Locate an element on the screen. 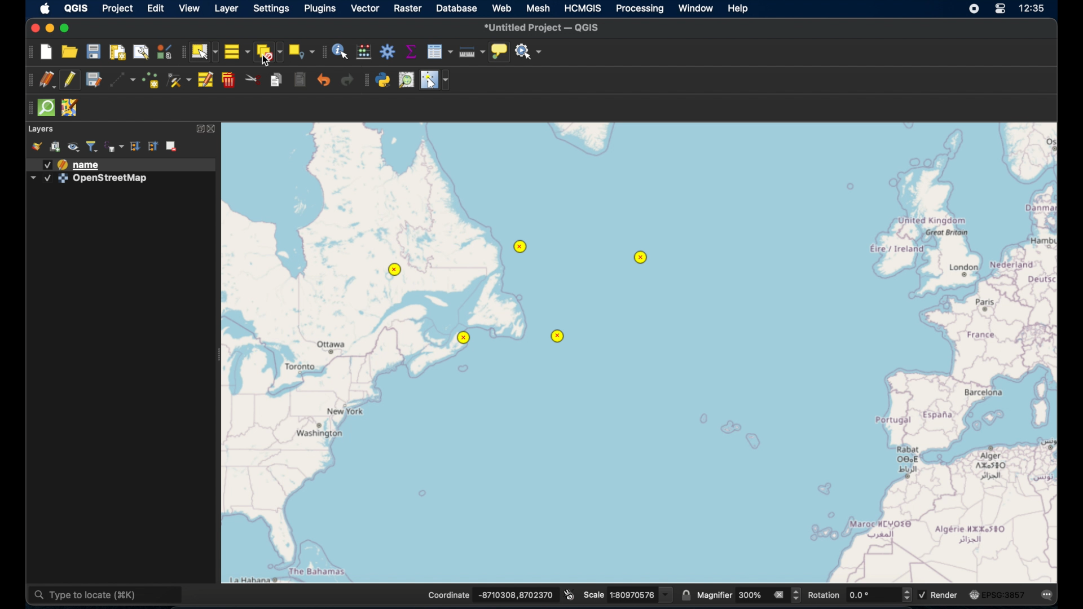  Coordinate is located at coordinates (449, 595).